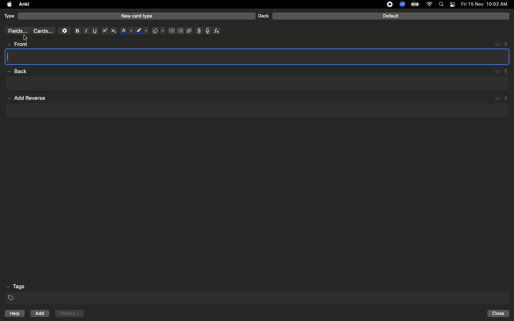  Describe the element at coordinates (258, 292) in the screenshot. I see `Tags` at that location.